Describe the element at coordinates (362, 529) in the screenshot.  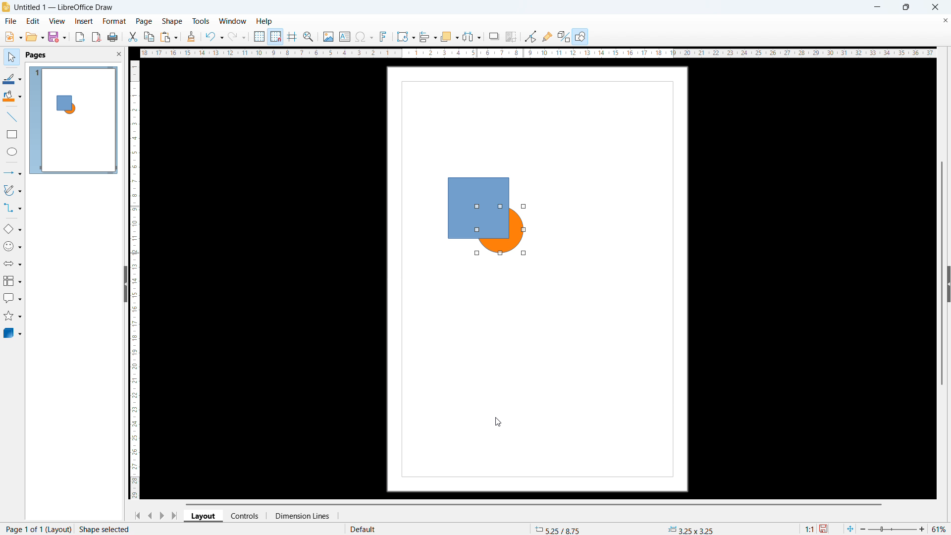
I see `default page style` at that location.